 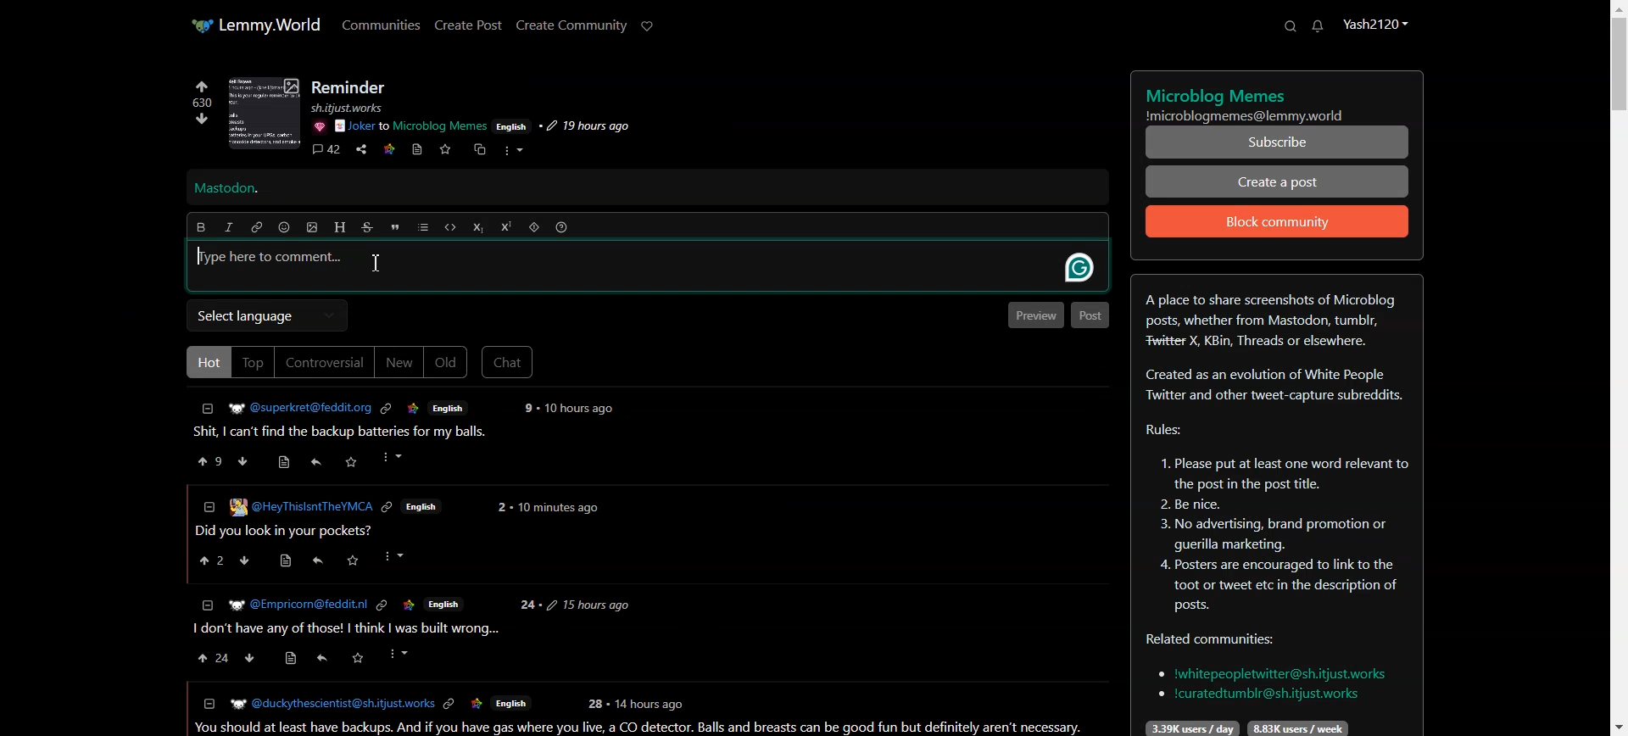 What do you see at coordinates (1290, 25) in the screenshot?
I see `Search` at bounding box center [1290, 25].